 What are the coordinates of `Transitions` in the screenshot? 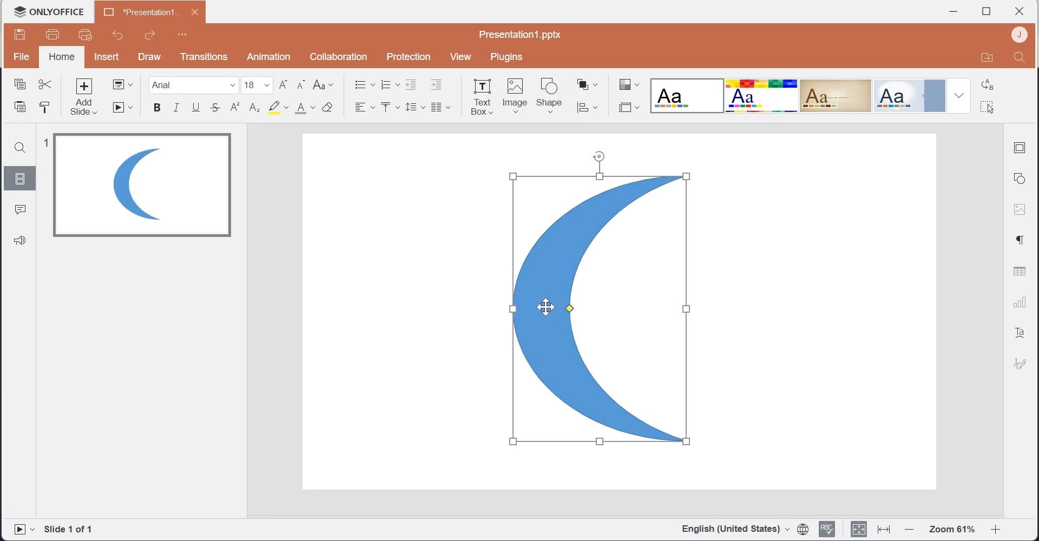 It's located at (202, 57).